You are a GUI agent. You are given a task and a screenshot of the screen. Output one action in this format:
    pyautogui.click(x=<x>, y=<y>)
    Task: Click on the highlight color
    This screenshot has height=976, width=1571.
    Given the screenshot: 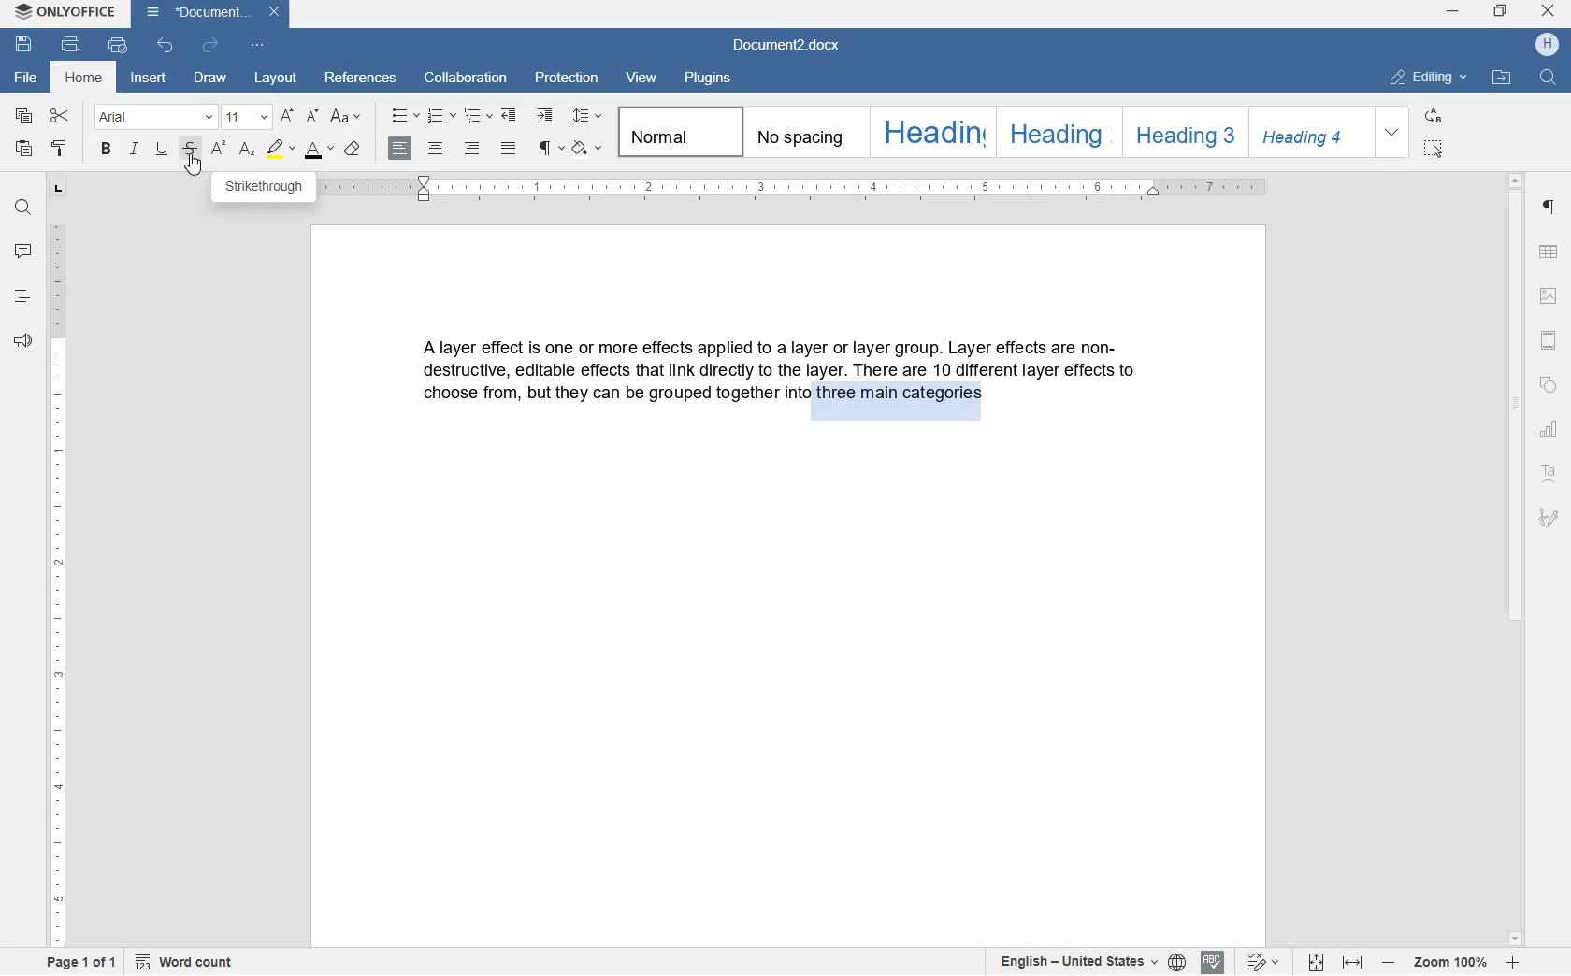 What is the action you would take?
    pyautogui.click(x=281, y=151)
    